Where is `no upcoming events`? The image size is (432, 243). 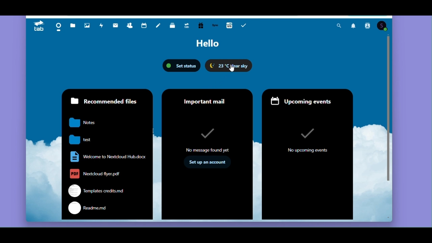
no upcoming events is located at coordinates (307, 138).